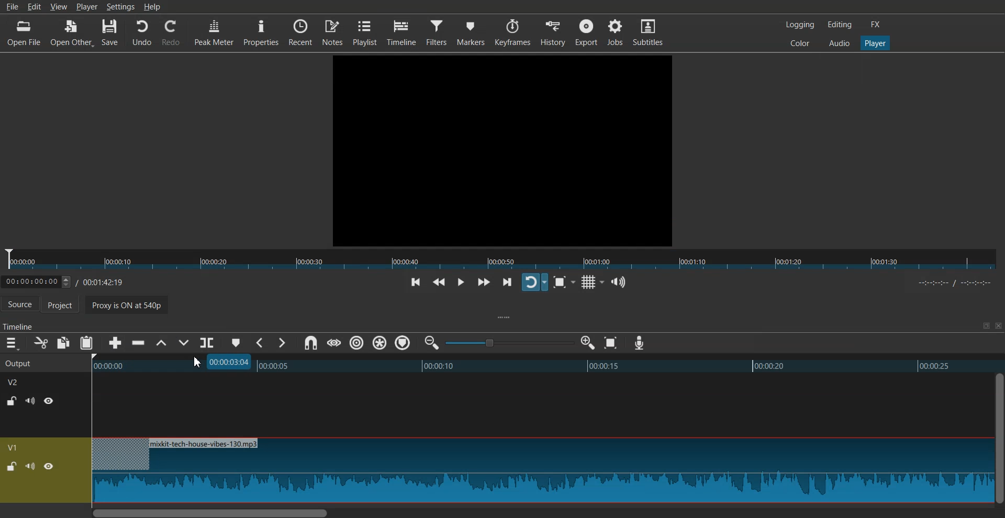  What do you see at coordinates (133, 307) in the screenshot?
I see `Proxy is ON at 540p` at bounding box center [133, 307].